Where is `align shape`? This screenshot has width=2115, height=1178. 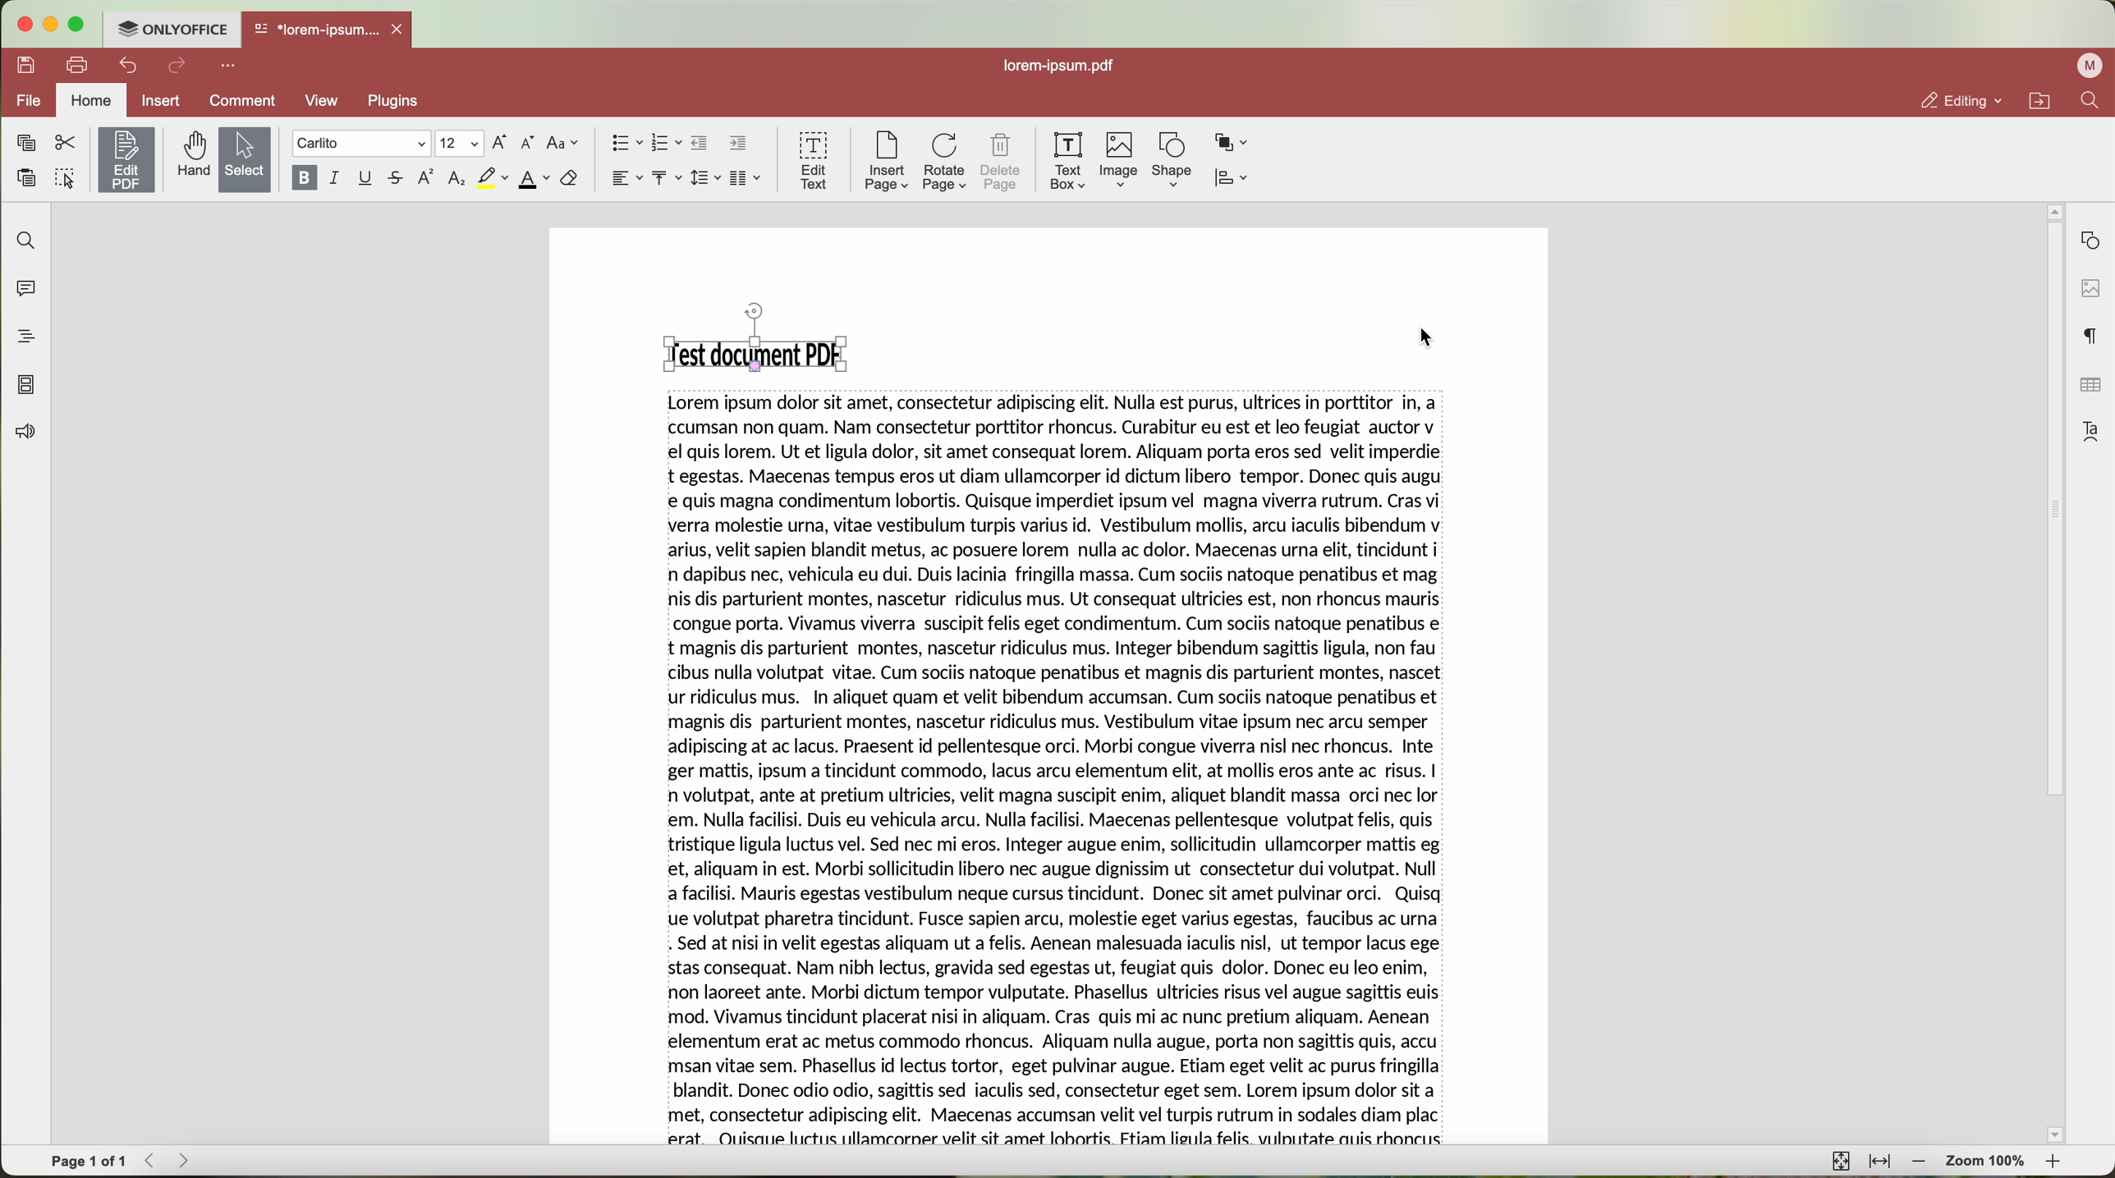 align shape is located at coordinates (1231, 179).